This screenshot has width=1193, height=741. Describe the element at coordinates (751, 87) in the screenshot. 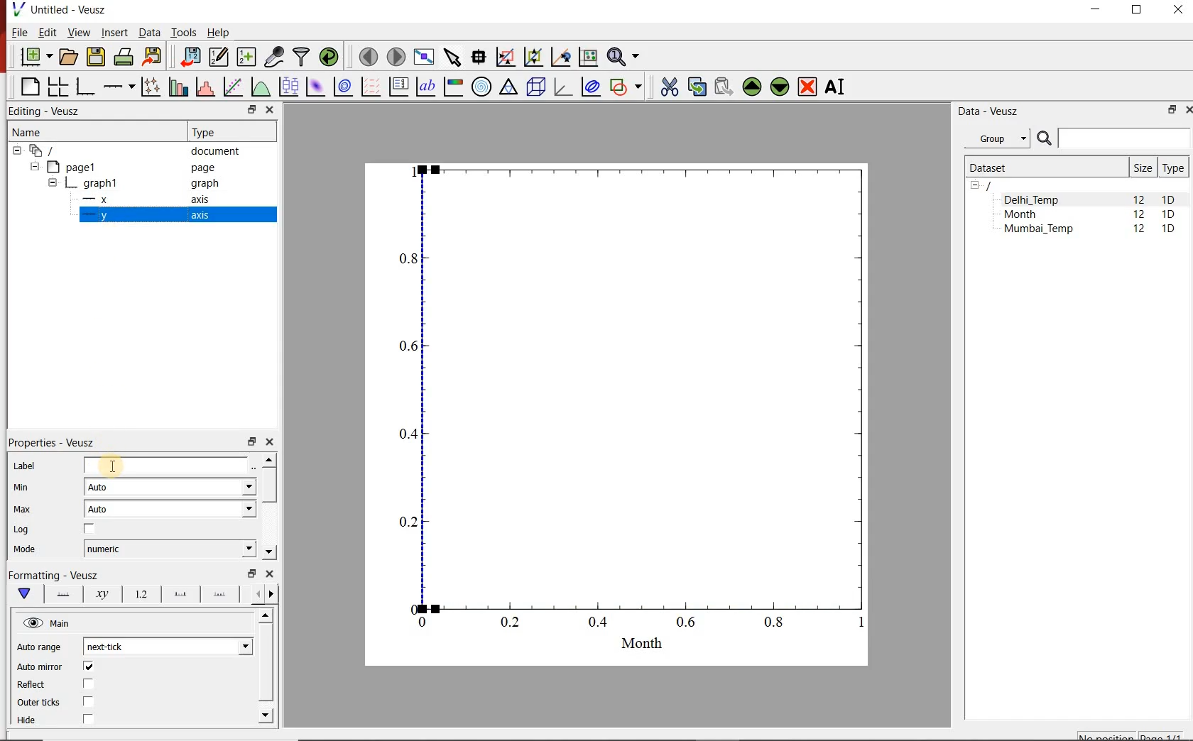

I see `move the selected widget up` at that location.